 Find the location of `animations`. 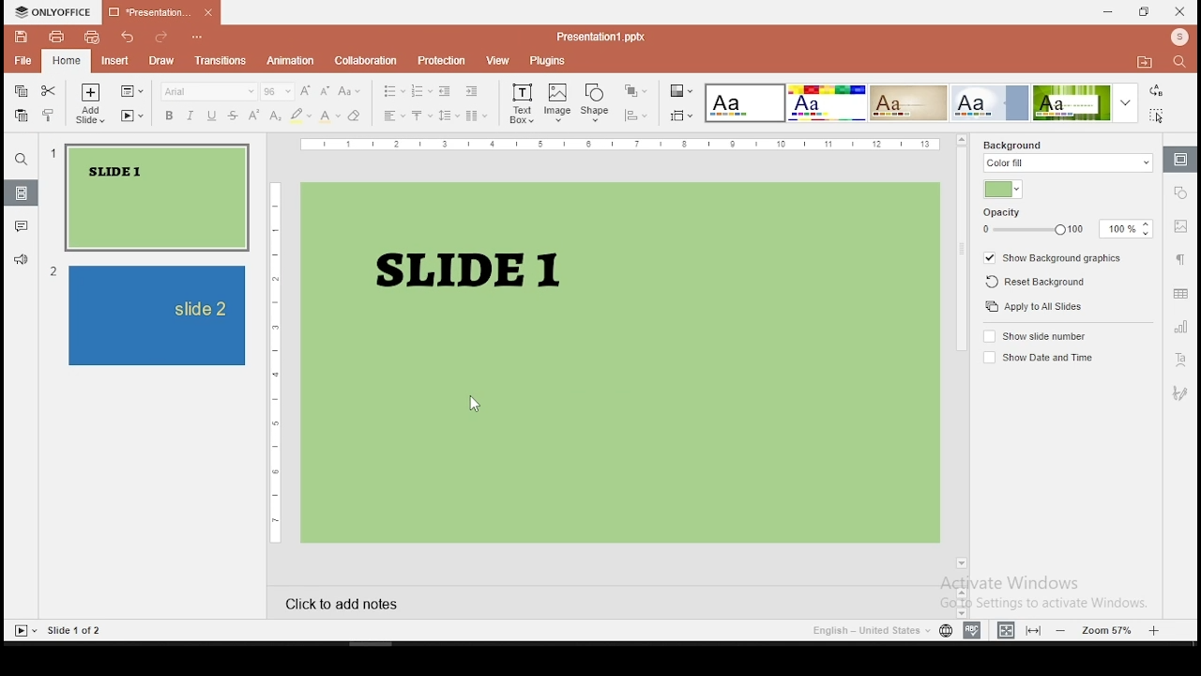

animations is located at coordinates (293, 60).